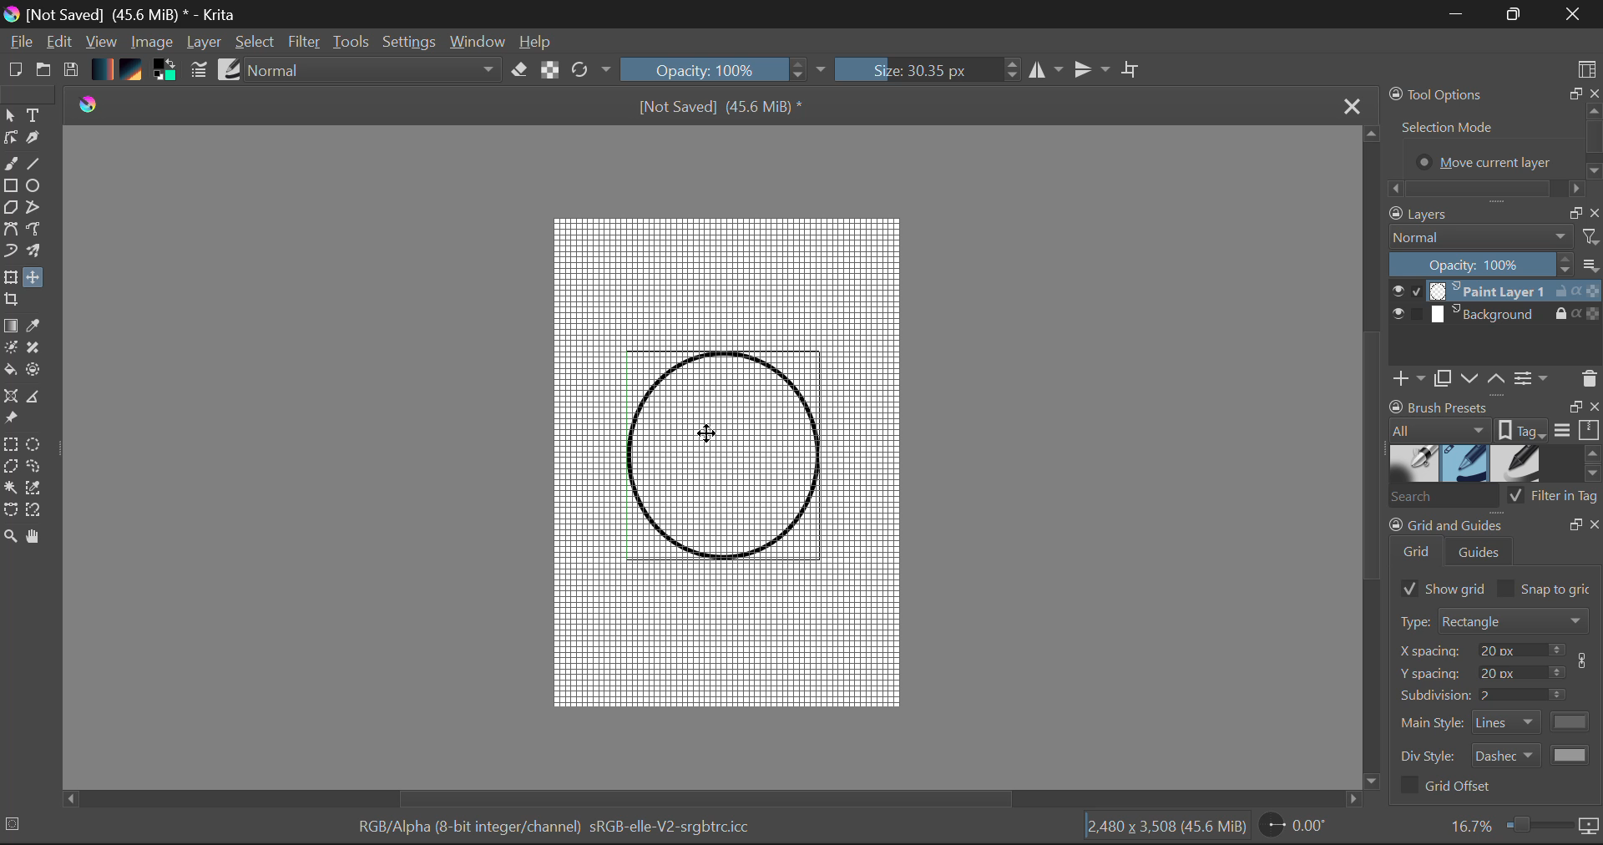 Image resolution: width=1603 pixels, height=845 pixels. Describe the element at coordinates (199, 71) in the screenshot. I see `Brush Settings` at that location.